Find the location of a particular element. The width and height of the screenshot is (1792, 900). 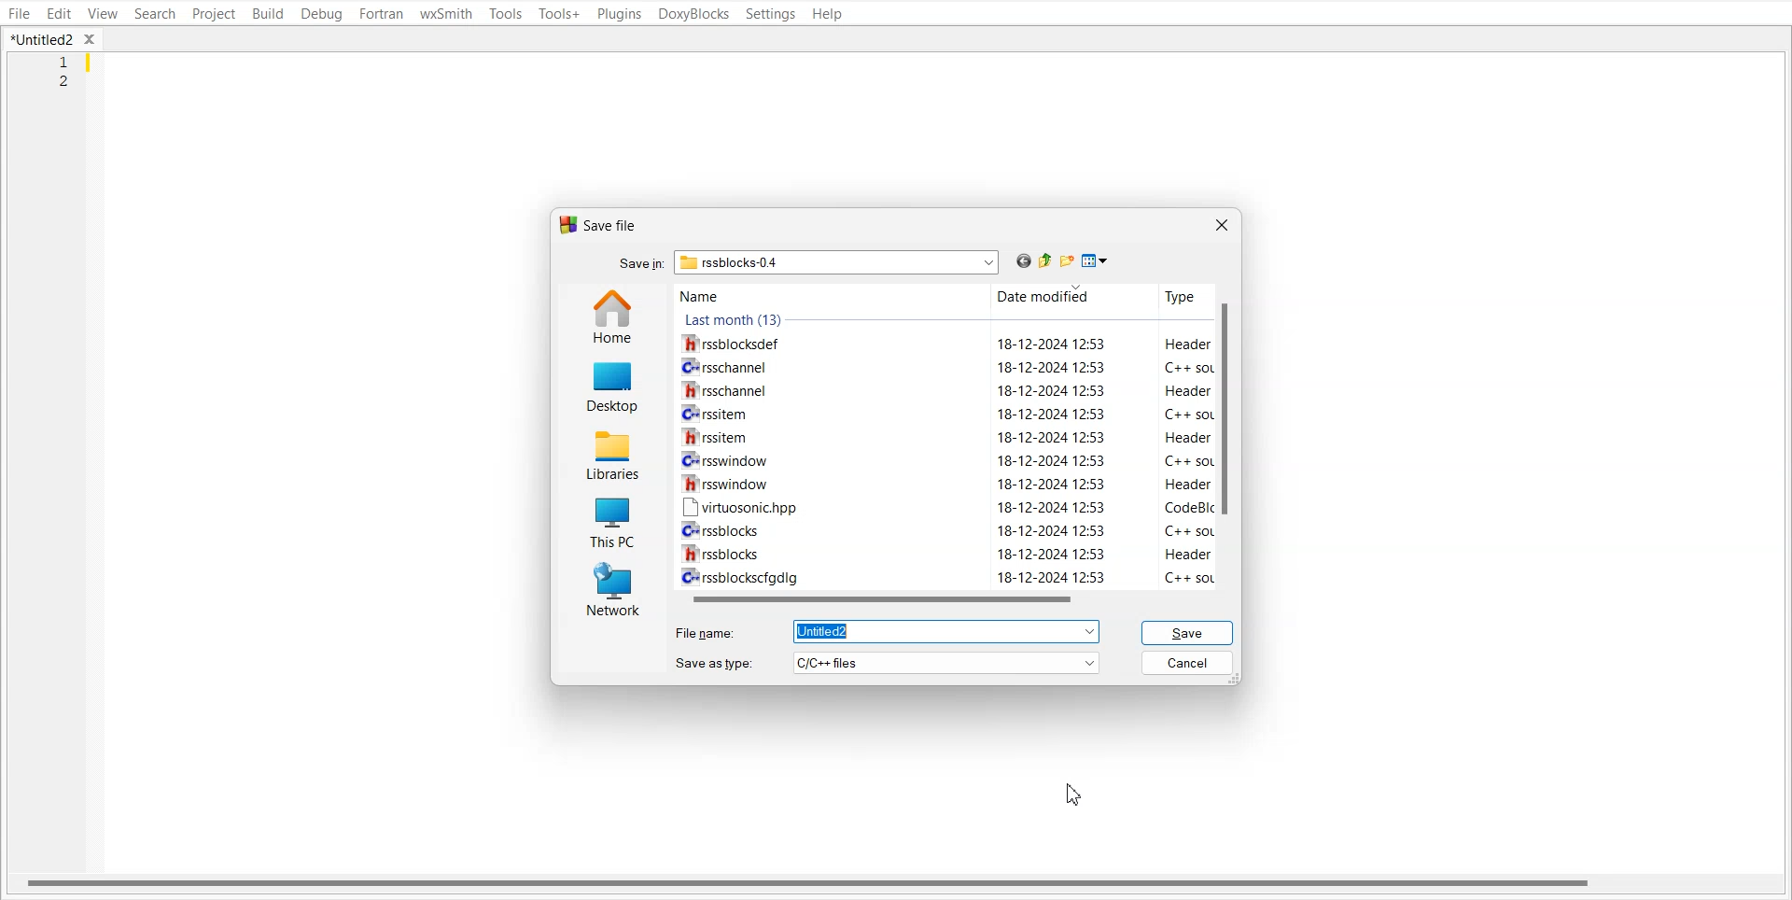

Desktop is located at coordinates (614, 385).